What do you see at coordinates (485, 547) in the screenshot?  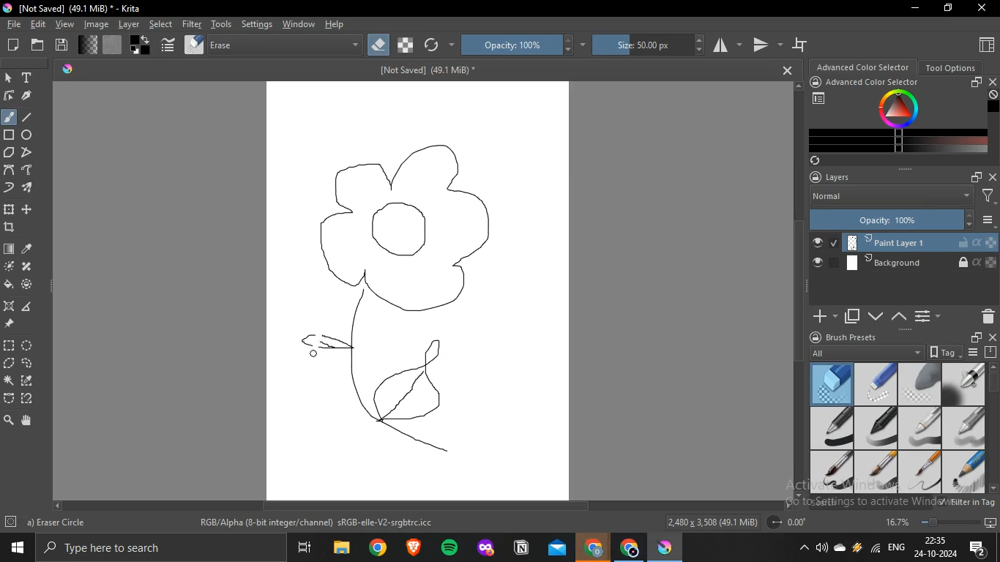 I see `Application` at bounding box center [485, 547].